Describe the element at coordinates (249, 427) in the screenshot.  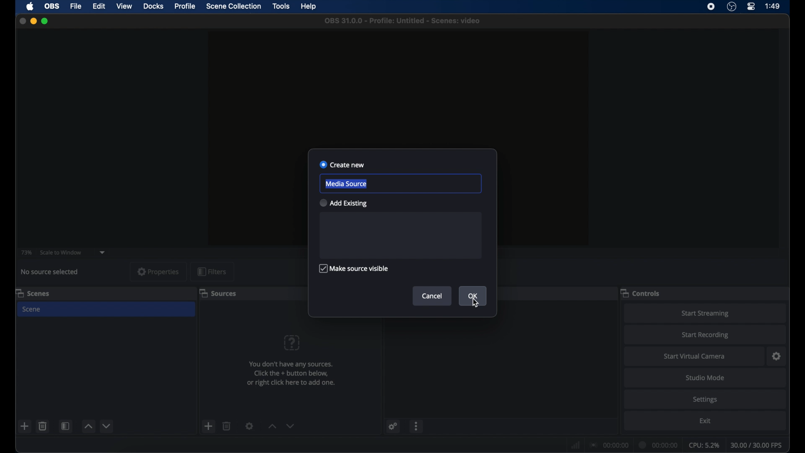
I see `settings` at that location.